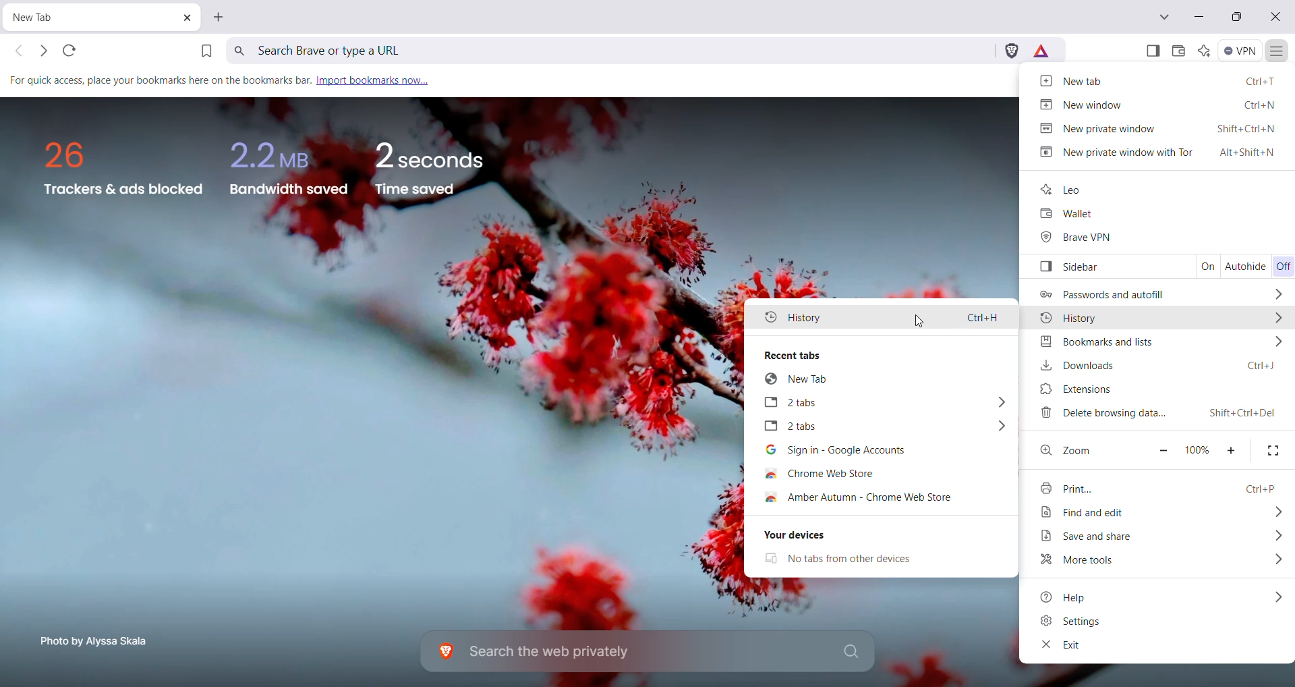 The width and height of the screenshot is (1295, 687). What do you see at coordinates (841, 474) in the screenshot?
I see `Chrome Web store` at bounding box center [841, 474].